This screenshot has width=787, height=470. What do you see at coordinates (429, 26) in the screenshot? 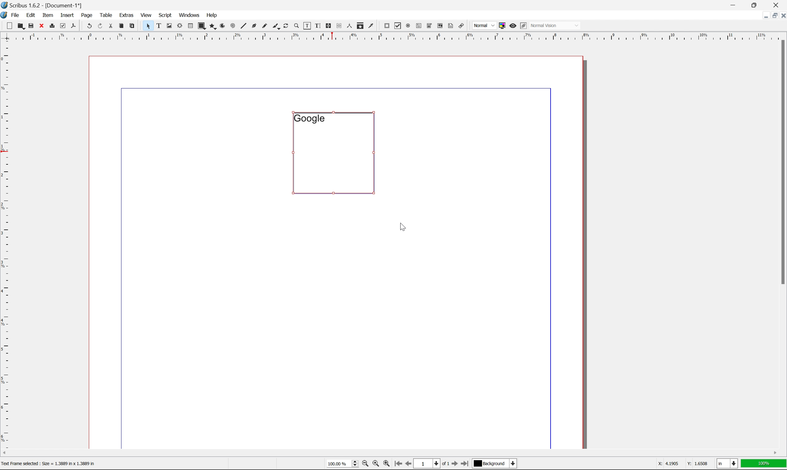
I see `pdf combo box` at bounding box center [429, 26].